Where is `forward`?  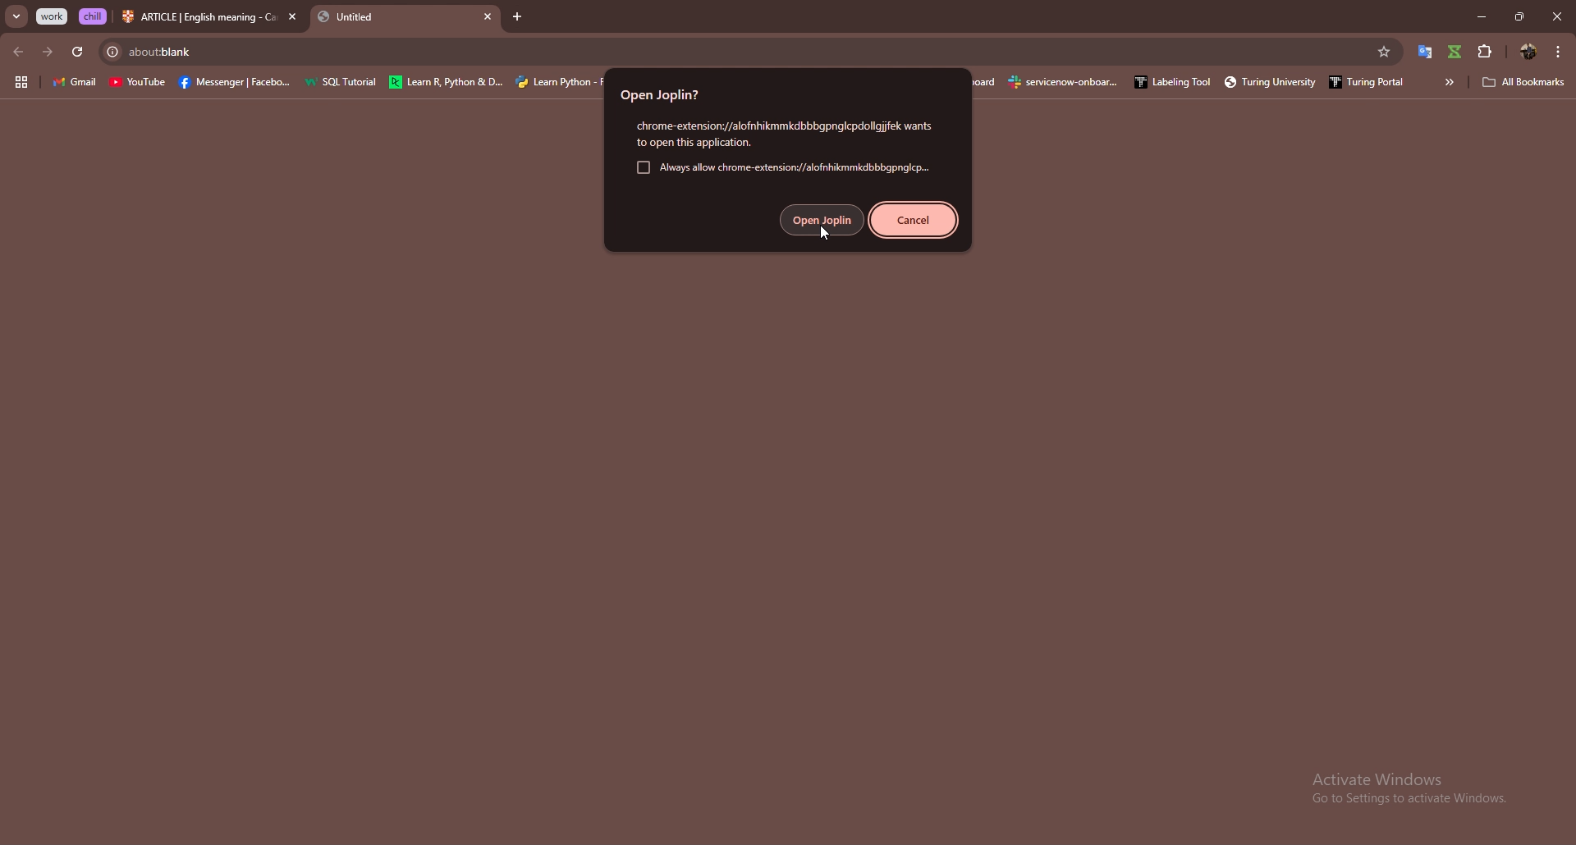 forward is located at coordinates (47, 53).